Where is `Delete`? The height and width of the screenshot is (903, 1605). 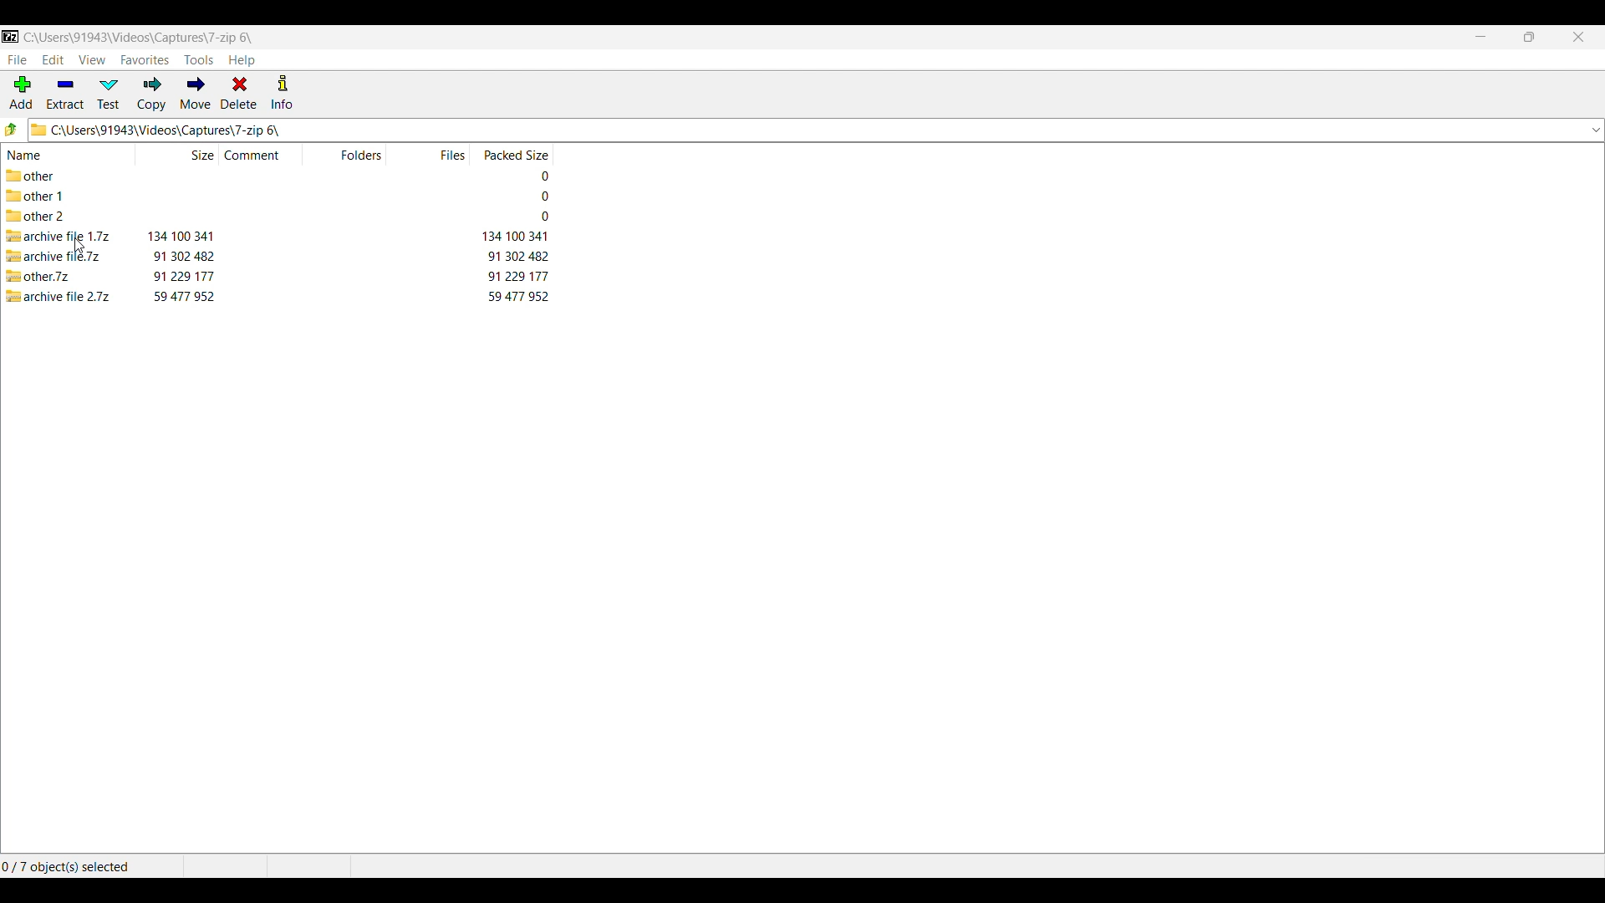 Delete is located at coordinates (239, 92).